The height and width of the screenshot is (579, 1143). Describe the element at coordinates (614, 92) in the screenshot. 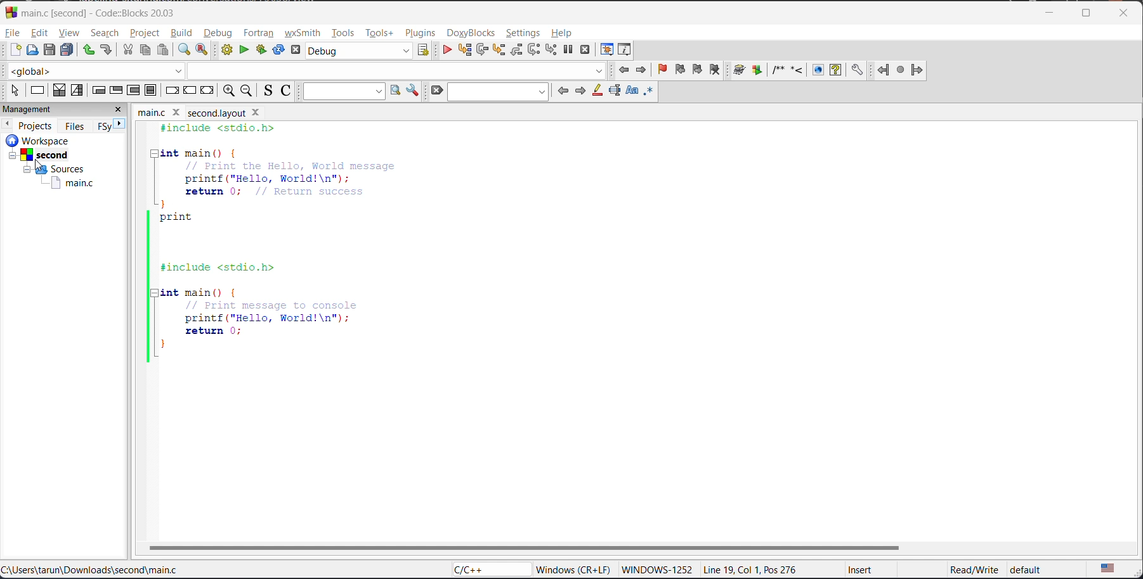

I see `selected text` at that location.